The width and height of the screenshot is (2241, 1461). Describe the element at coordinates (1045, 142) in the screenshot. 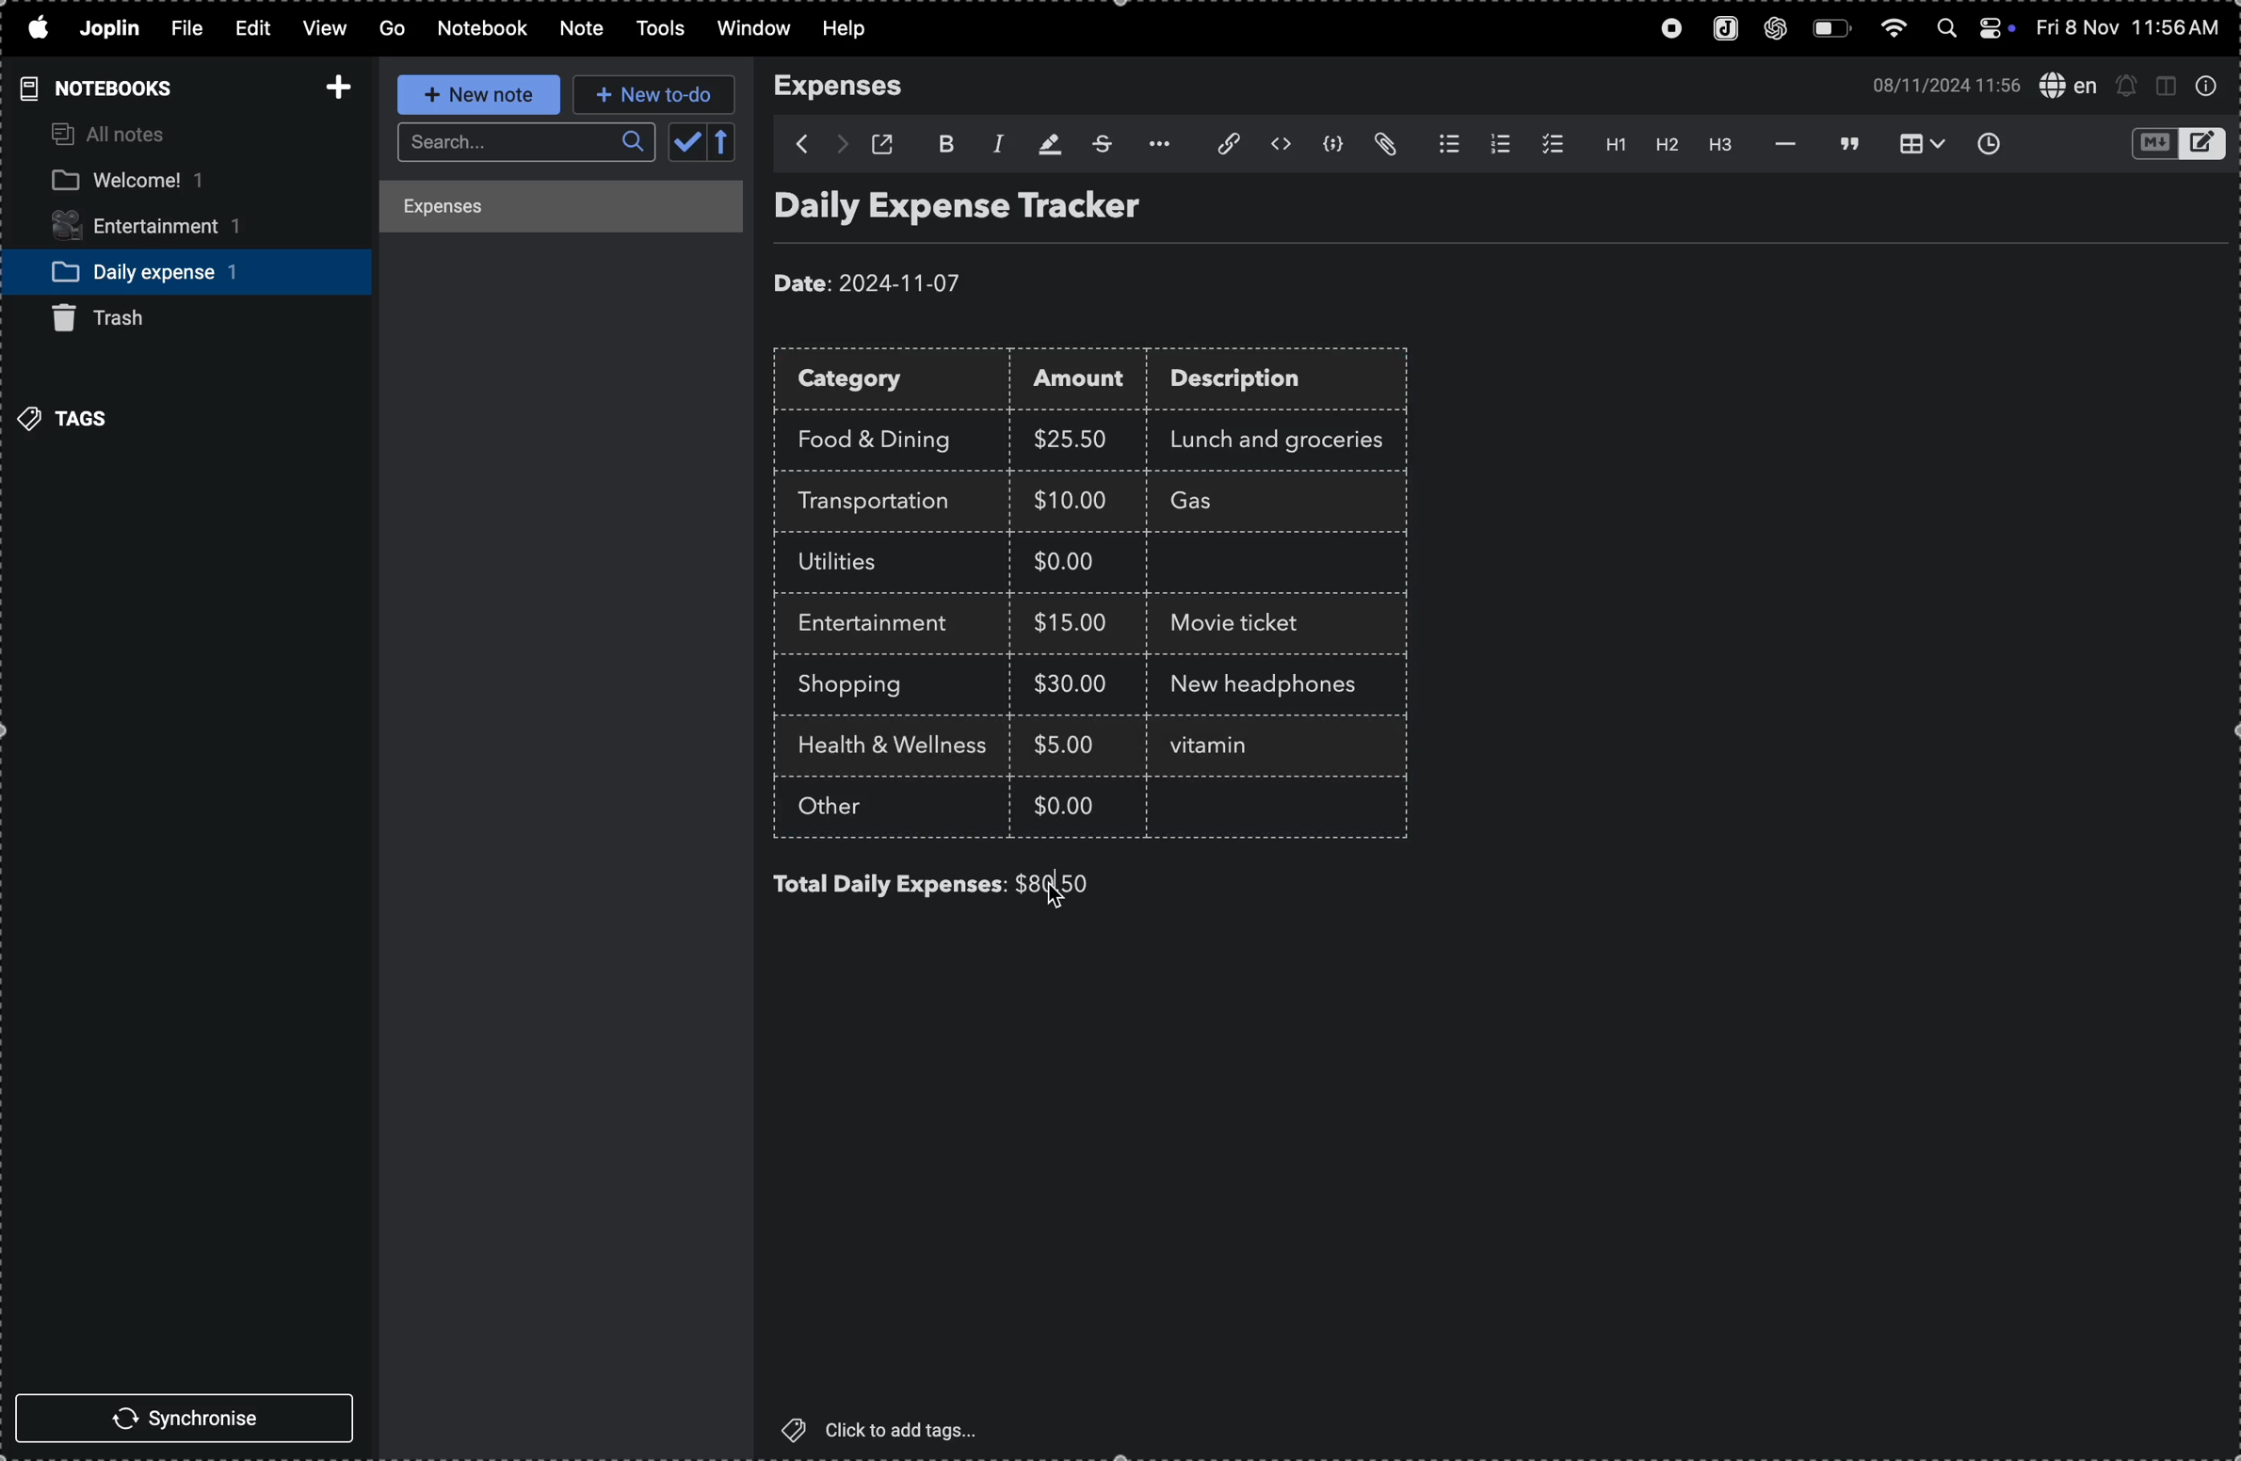

I see `highlight` at that location.